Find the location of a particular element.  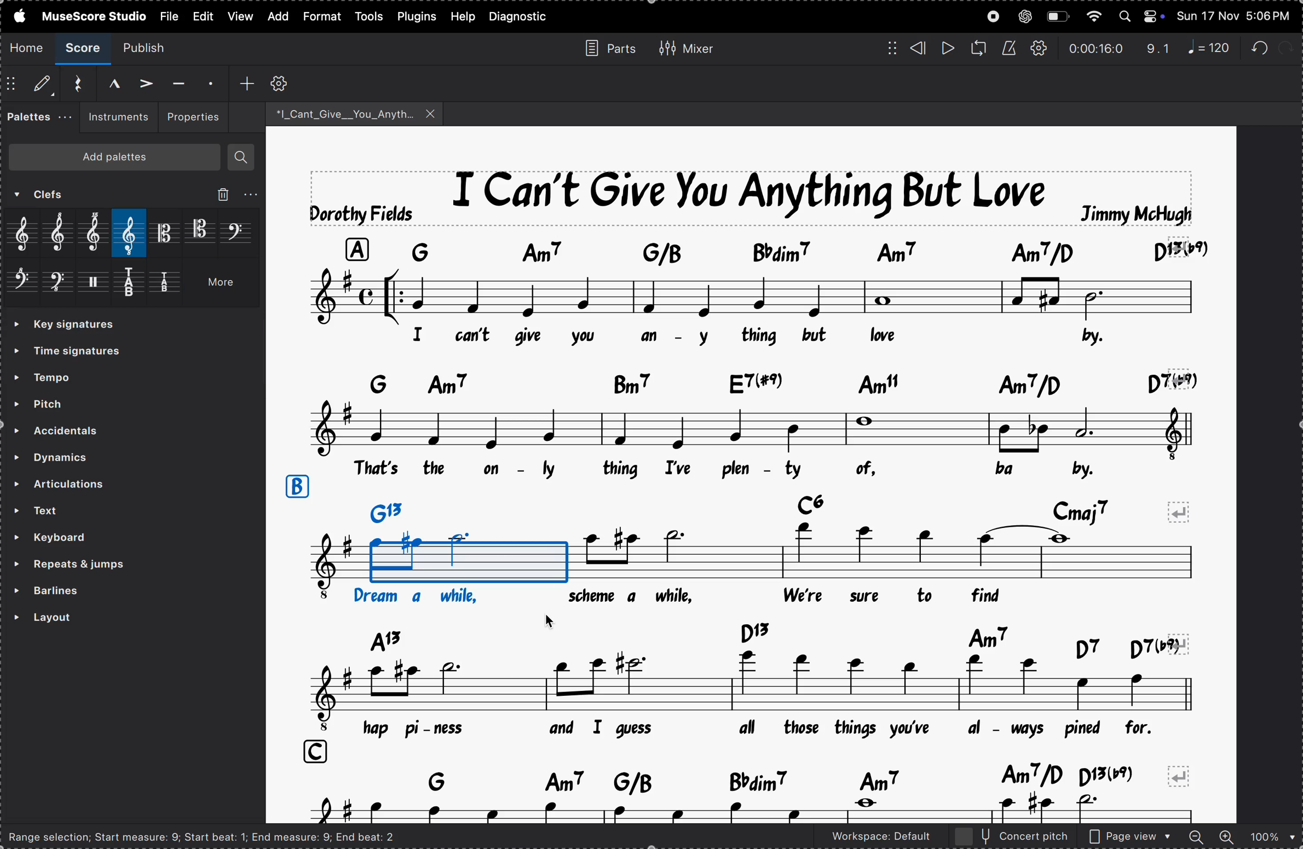

key notes is located at coordinates (755, 777).